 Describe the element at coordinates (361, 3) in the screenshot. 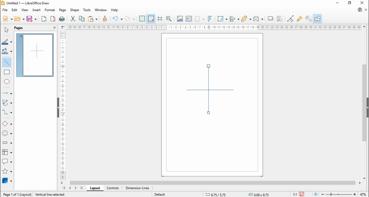

I see `close window` at that location.